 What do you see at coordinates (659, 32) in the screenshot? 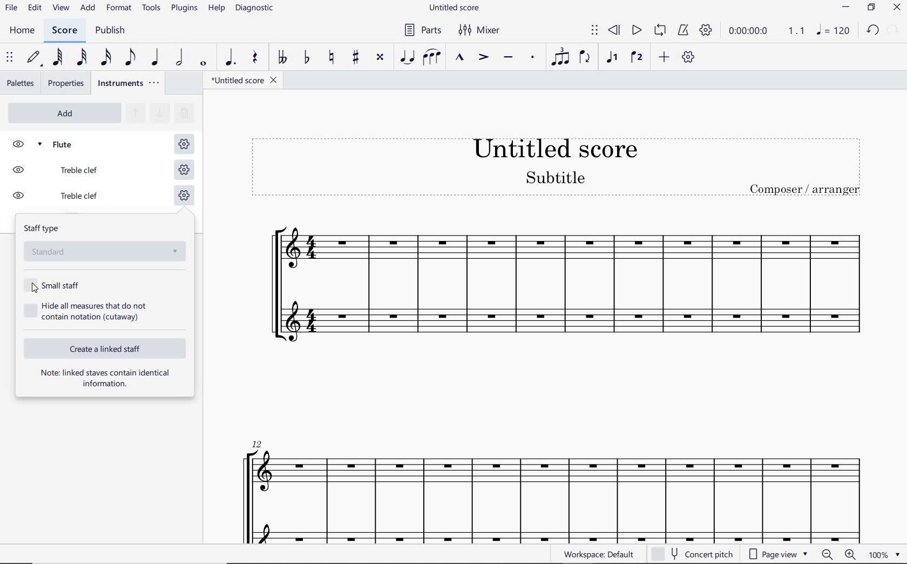
I see `LOOP PLAYBACK` at bounding box center [659, 32].